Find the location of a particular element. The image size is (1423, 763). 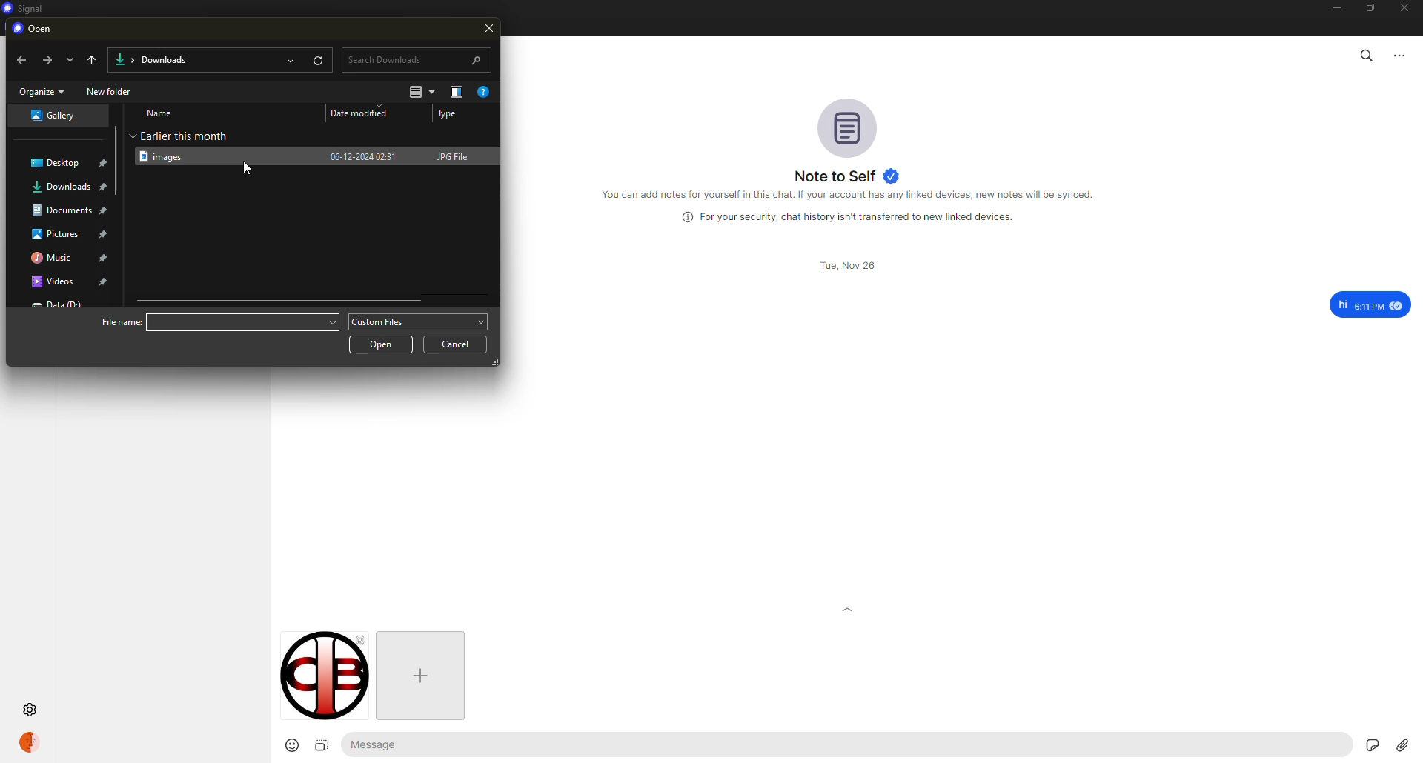

custom files is located at coordinates (381, 323).